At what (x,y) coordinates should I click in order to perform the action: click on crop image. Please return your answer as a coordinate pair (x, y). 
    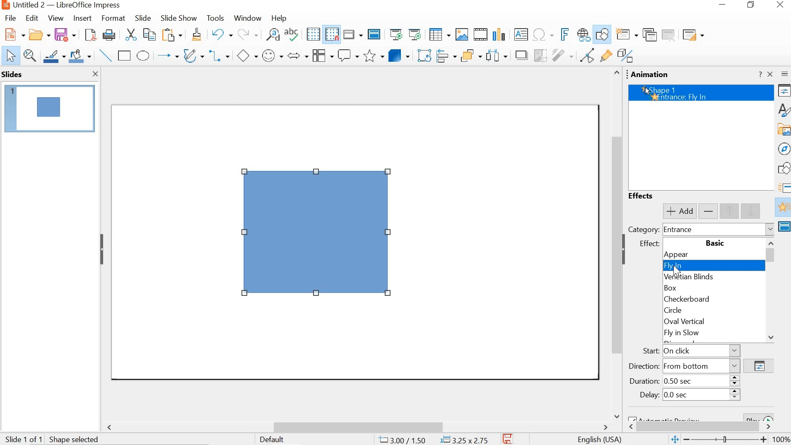
    Looking at the image, I should click on (538, 54).